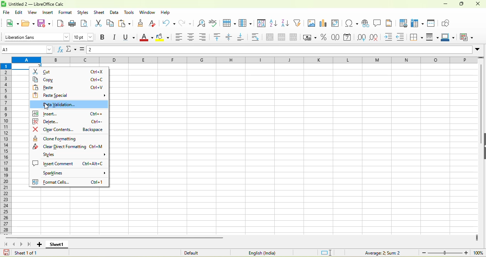 Image resolution: width=486 pixels, height=257 pixels. Describe the element at coordinates (262, 24) in the screenshot. I see `sort` at that location.